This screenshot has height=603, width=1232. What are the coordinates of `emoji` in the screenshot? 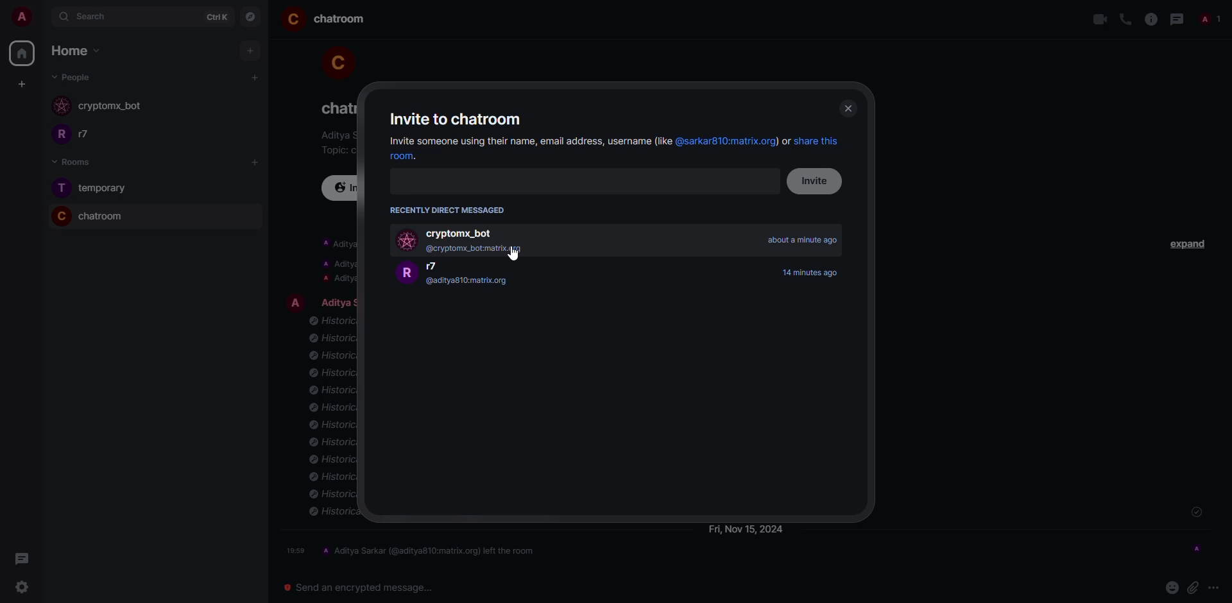 It's located at (1171, 586).